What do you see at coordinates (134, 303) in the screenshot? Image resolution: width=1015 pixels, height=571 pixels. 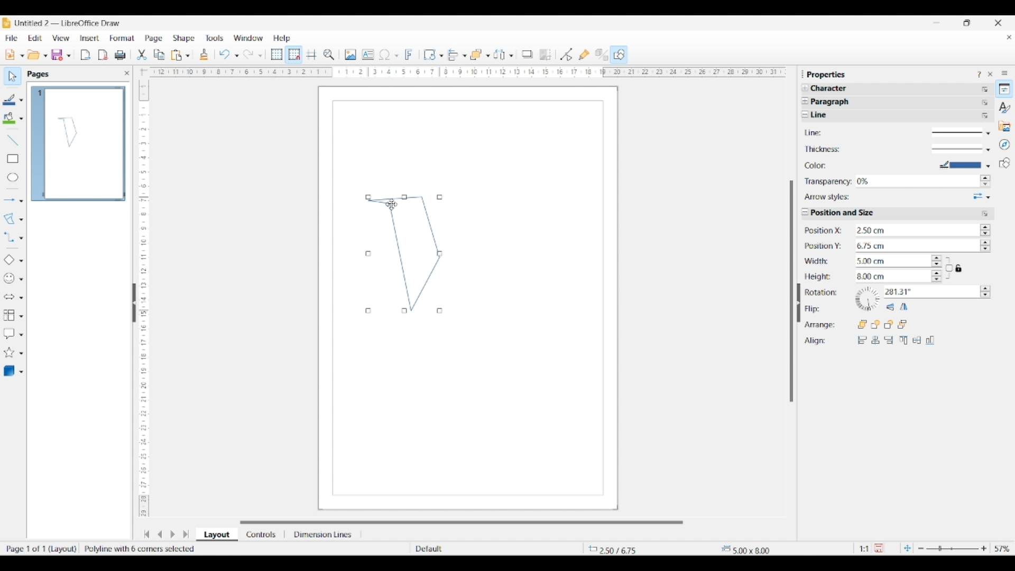 I see `Hide left sidebar` at bounding box center [134, 303].